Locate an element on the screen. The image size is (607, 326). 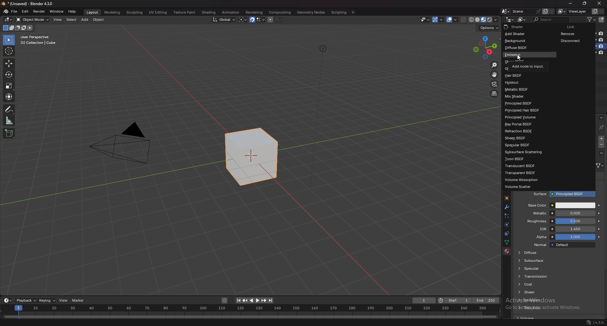
 is located at coordinates (599, 322).